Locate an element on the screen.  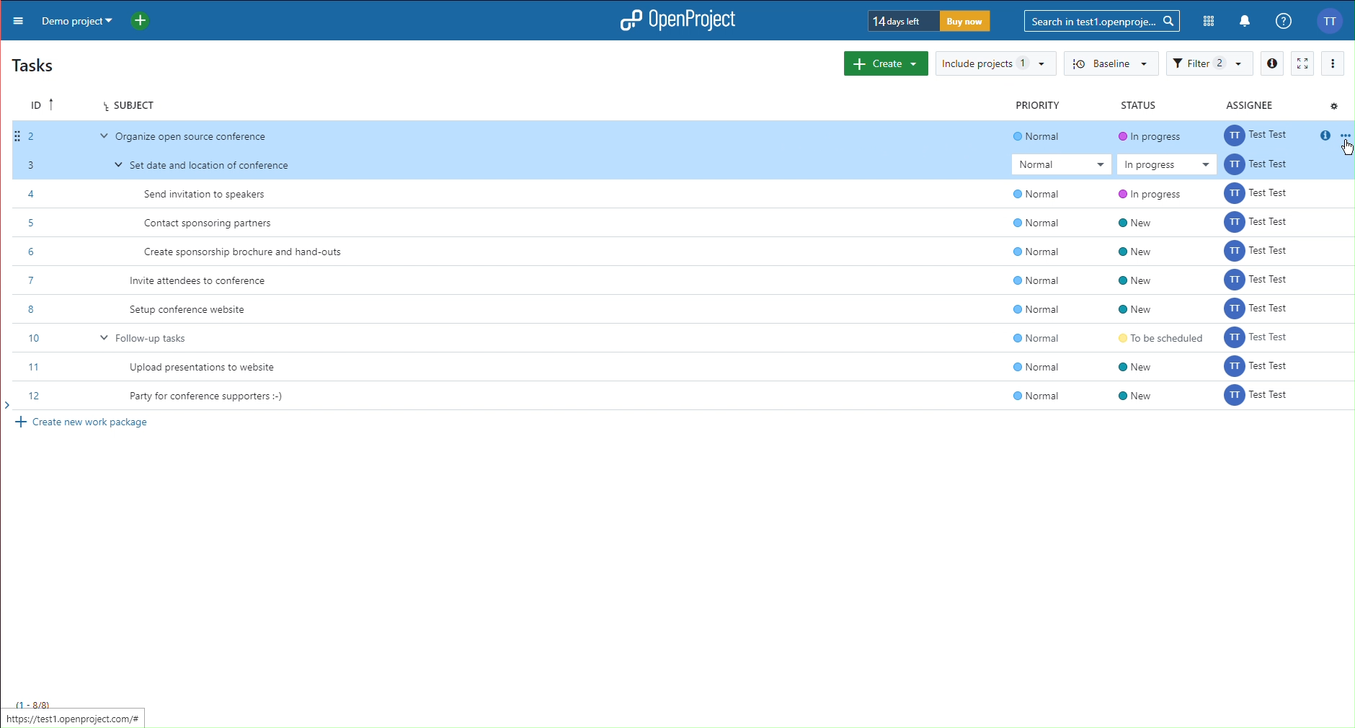
https://test1.openproject.com/# | is located at coordinates (79, 718).